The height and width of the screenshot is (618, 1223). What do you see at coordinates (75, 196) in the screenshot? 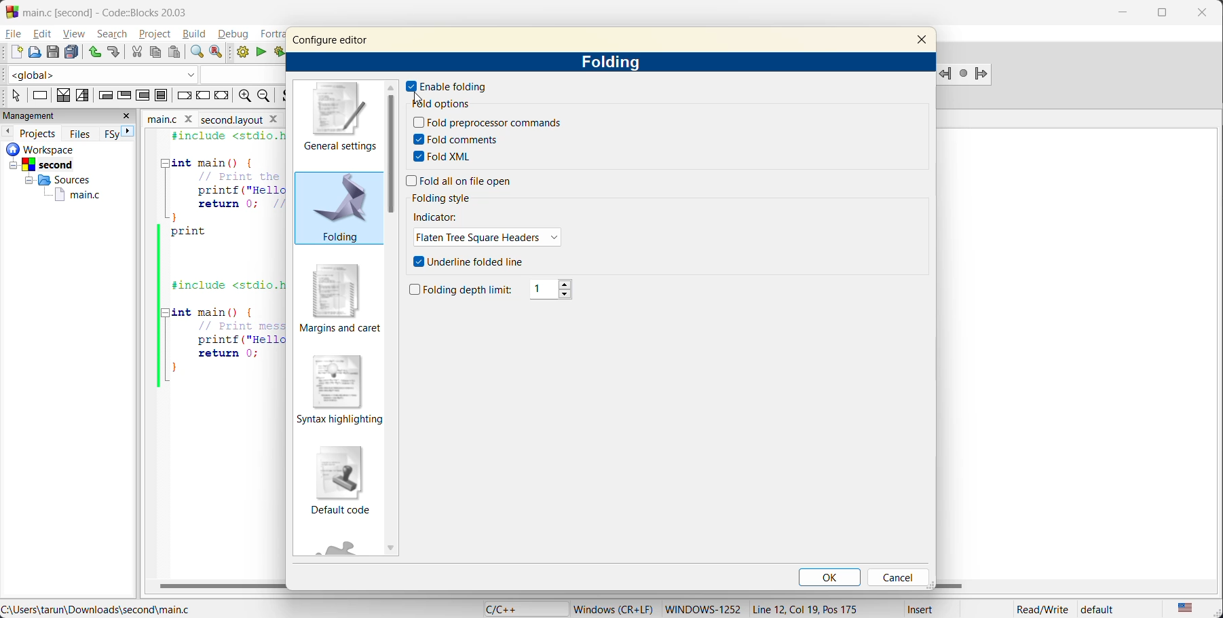
I see `main.c` at bounding box center [75, 196].